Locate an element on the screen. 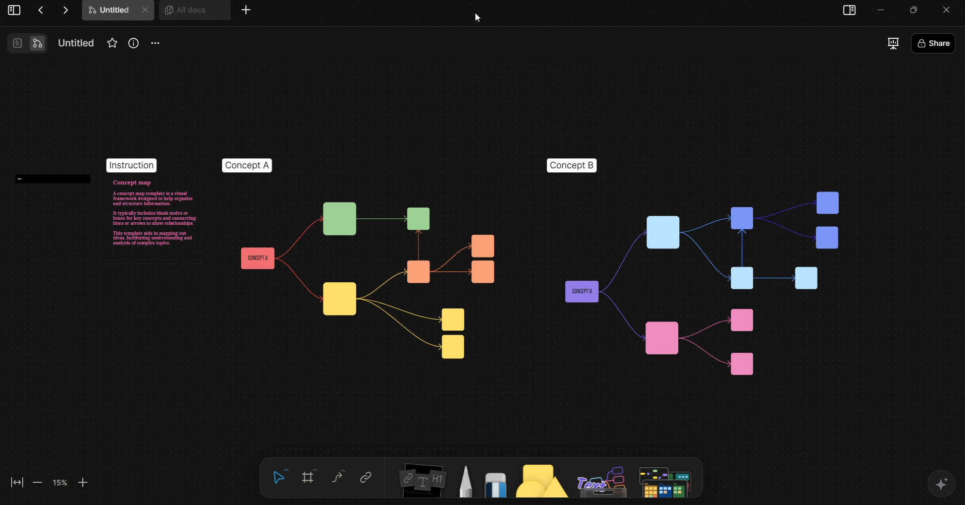 The image size is (965, 505). AI is located at coordinates (943, 485).